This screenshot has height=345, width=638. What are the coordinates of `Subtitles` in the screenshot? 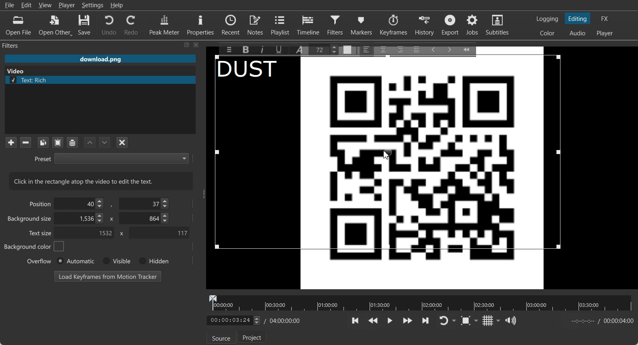 It's located at (498, 25).